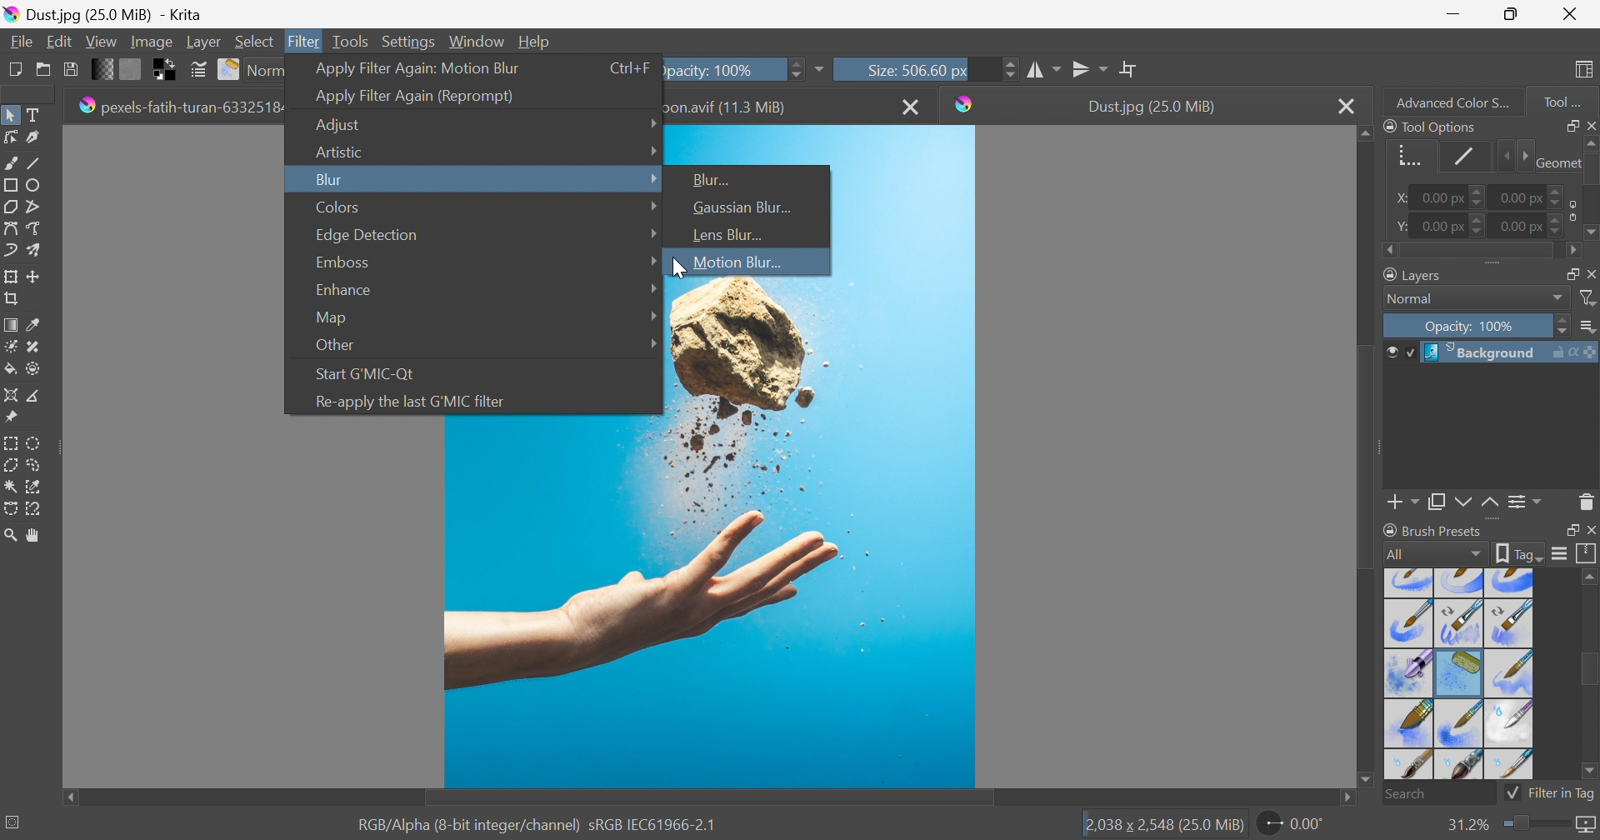 This screenshot has height=840, width=1600. Describe the element at coordinates (37, 115) in the screenshot. I see `Text tool` at that location.